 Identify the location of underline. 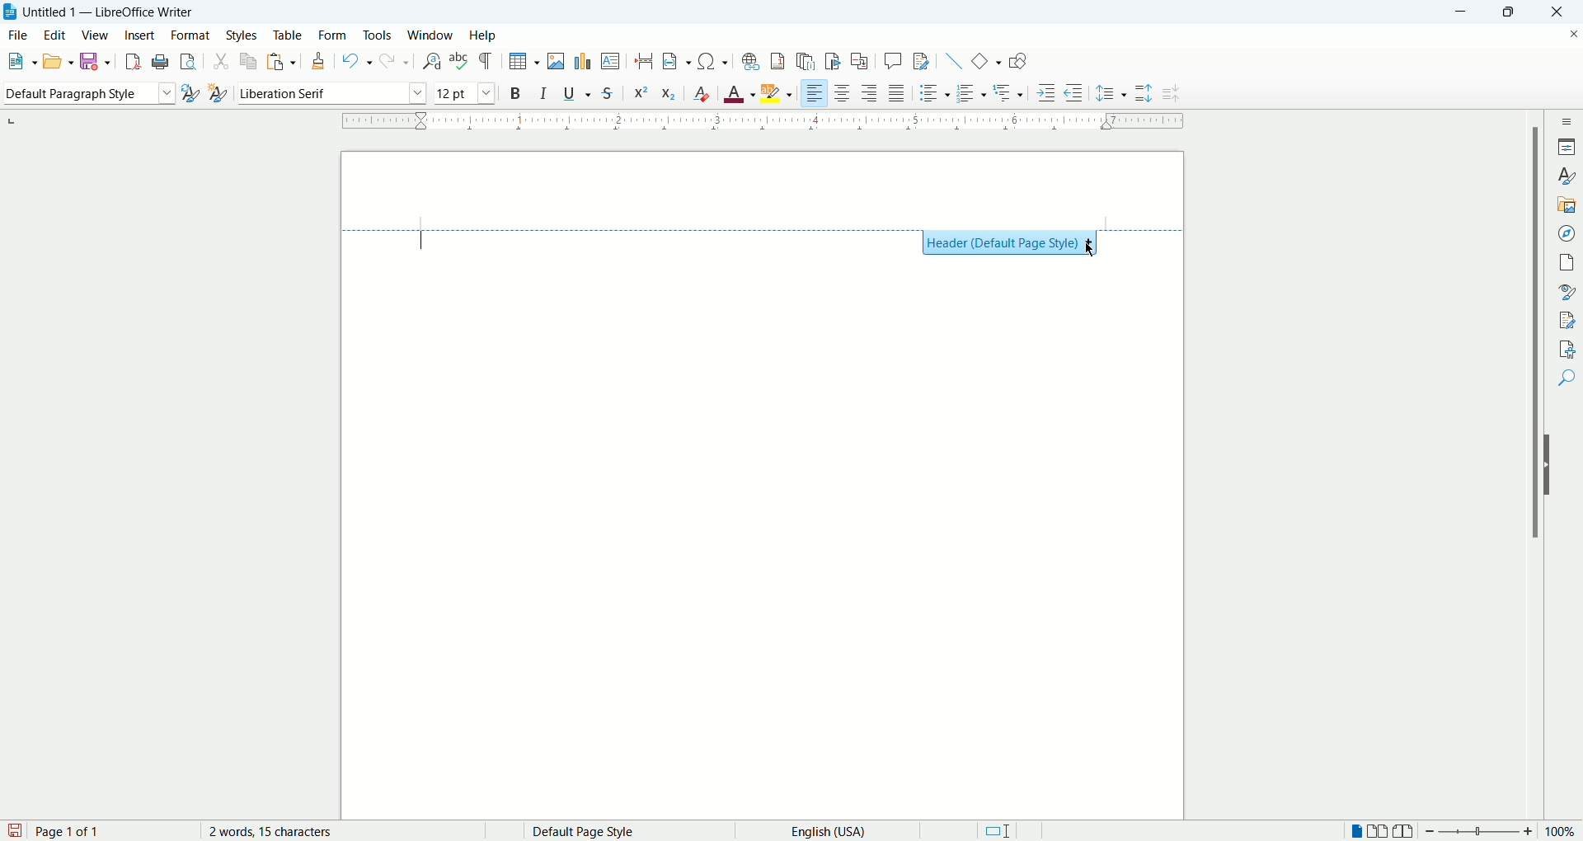
(573, 95).